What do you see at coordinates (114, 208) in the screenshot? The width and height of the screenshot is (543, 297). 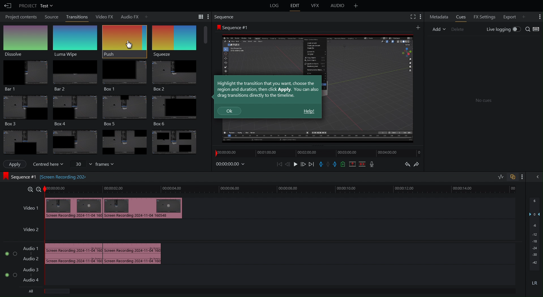 I see `Video clip` at bounding box center [114, 208].